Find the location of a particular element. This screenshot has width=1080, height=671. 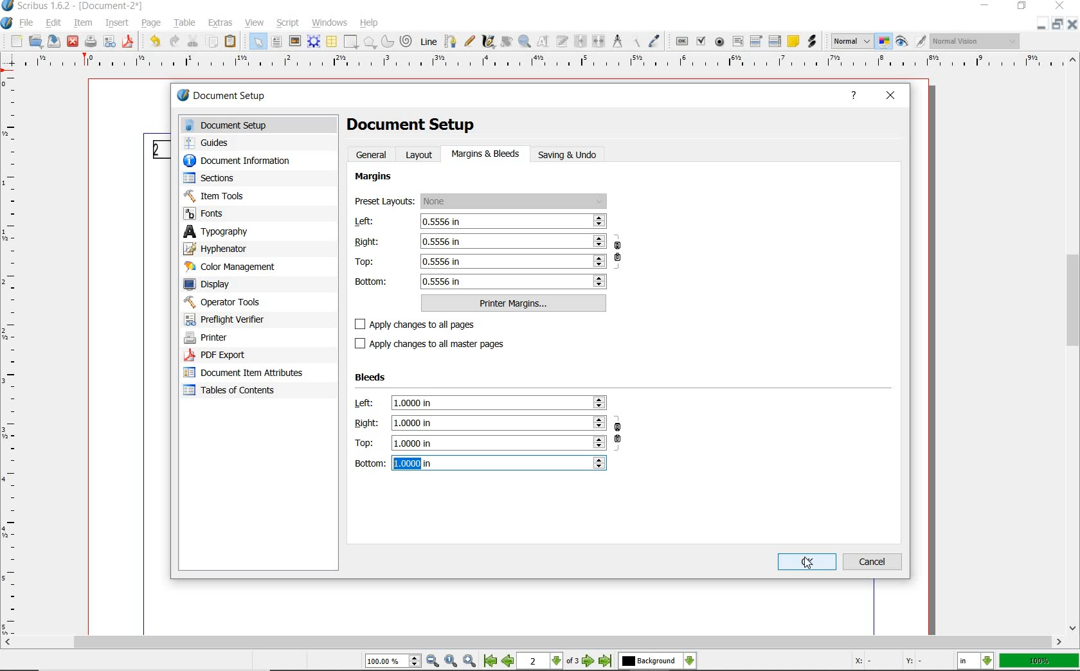

save as pdf is located at coordinates (128, 42).